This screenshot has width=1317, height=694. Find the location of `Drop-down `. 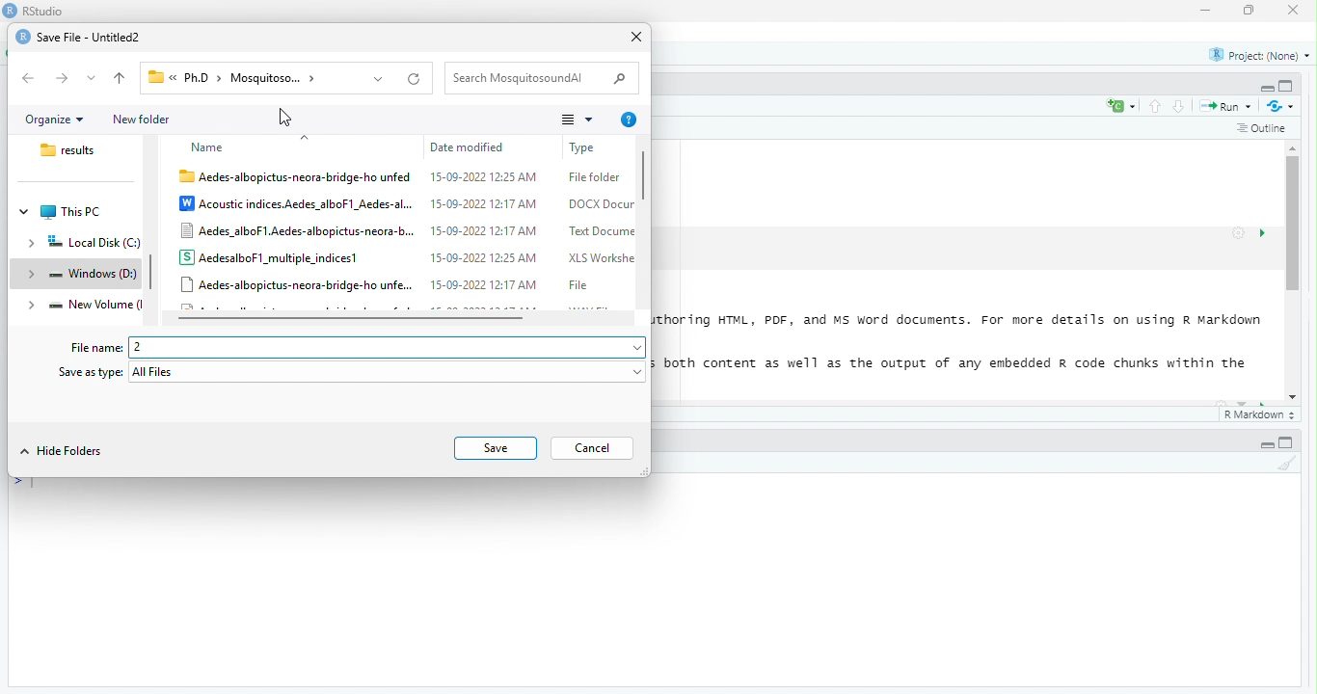

Drop-down  is located at coordinates (379, 80).